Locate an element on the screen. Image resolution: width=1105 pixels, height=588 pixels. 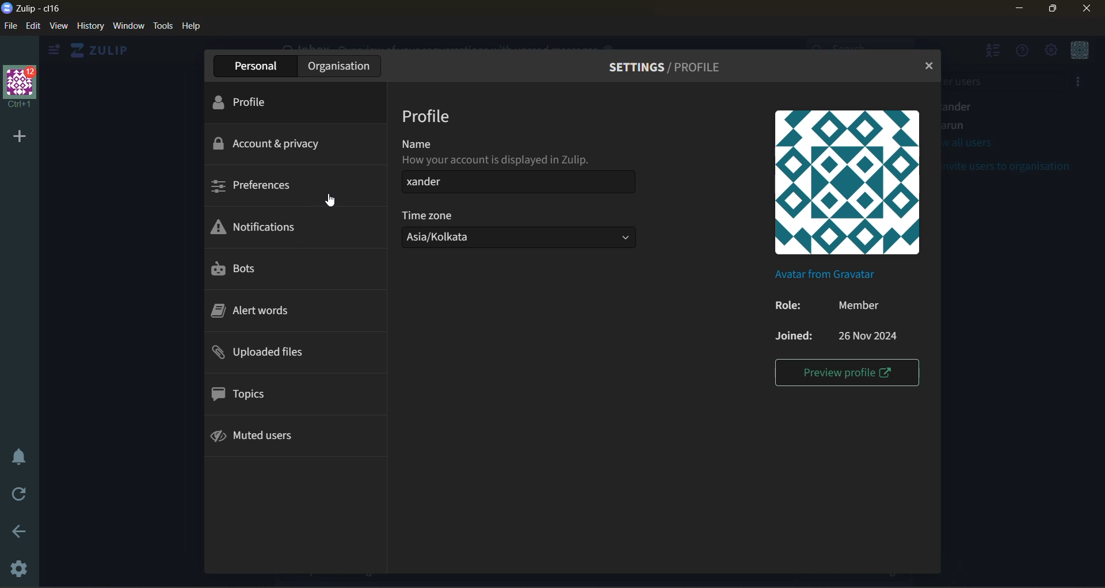
file is located at coordinates (10, 26).